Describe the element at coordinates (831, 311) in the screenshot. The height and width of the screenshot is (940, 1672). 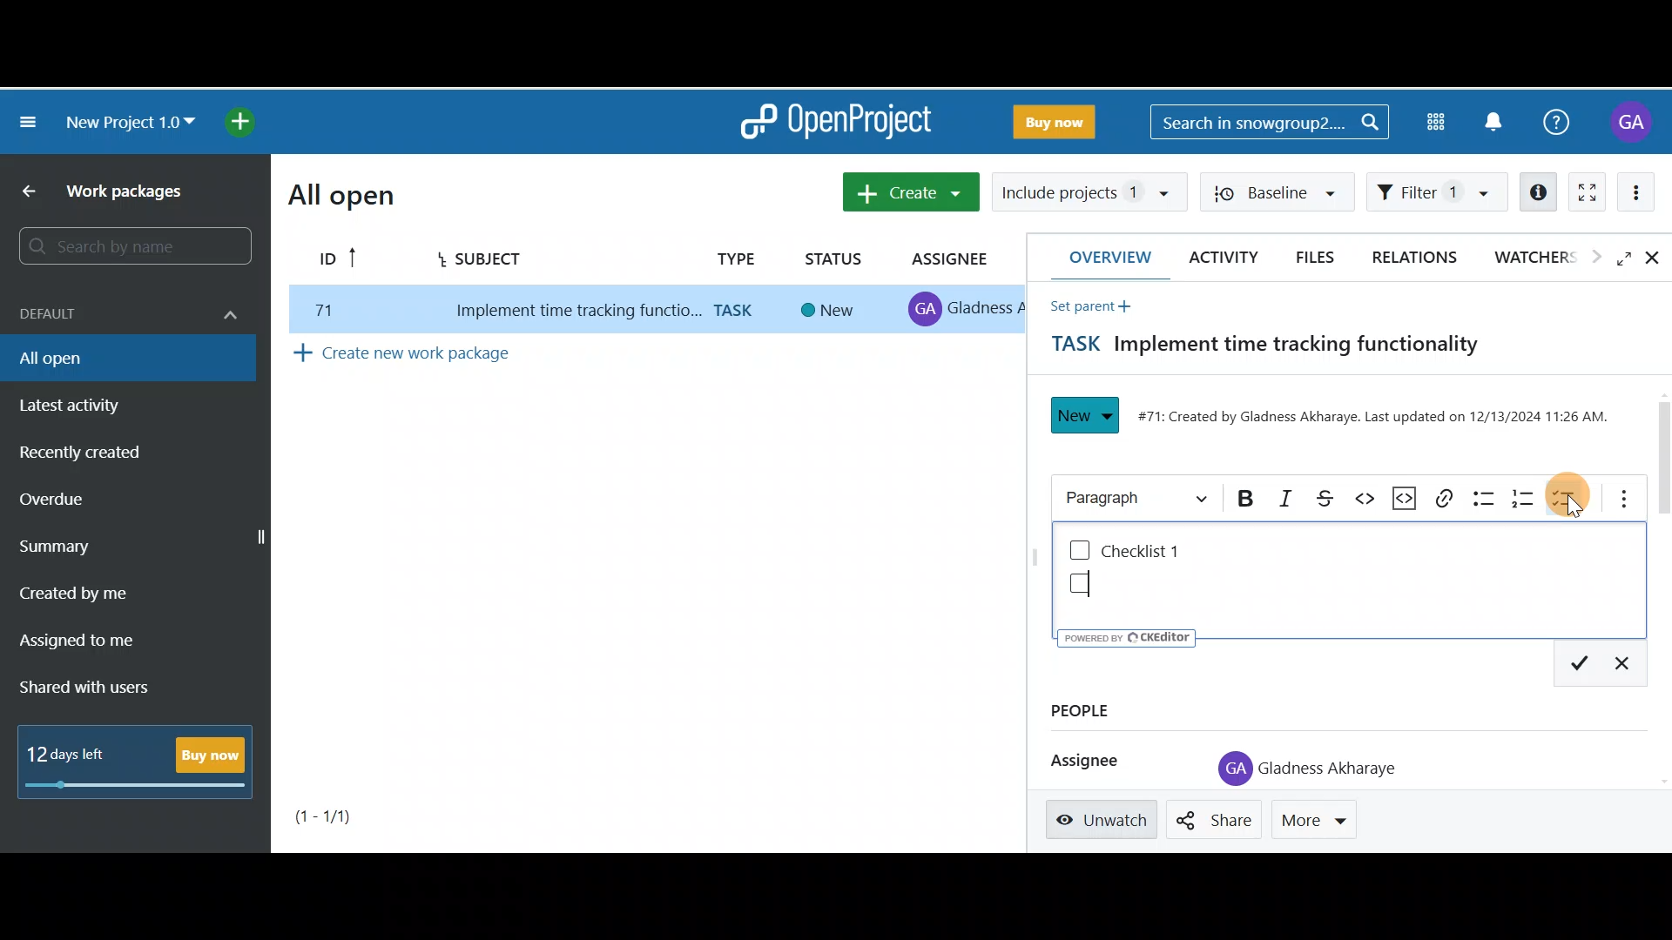
I see `new` at that location.